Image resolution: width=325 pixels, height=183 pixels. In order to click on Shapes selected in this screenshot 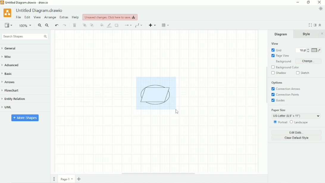, I will do `click(156, 93)`.